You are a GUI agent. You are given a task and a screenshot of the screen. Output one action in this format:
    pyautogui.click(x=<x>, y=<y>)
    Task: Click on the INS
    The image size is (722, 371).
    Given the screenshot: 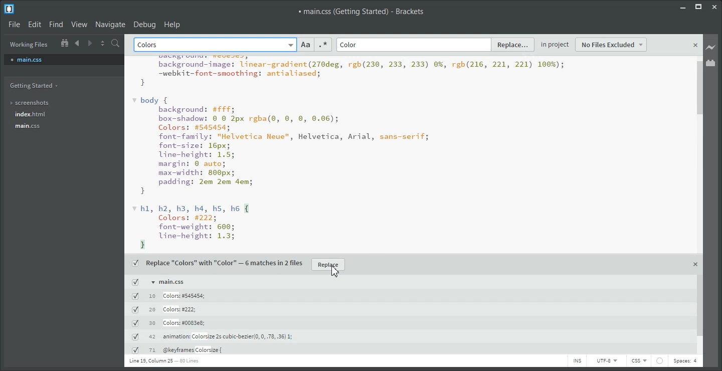 What is the action you would take?
    pyautogui.click(x=577, y=360)
    